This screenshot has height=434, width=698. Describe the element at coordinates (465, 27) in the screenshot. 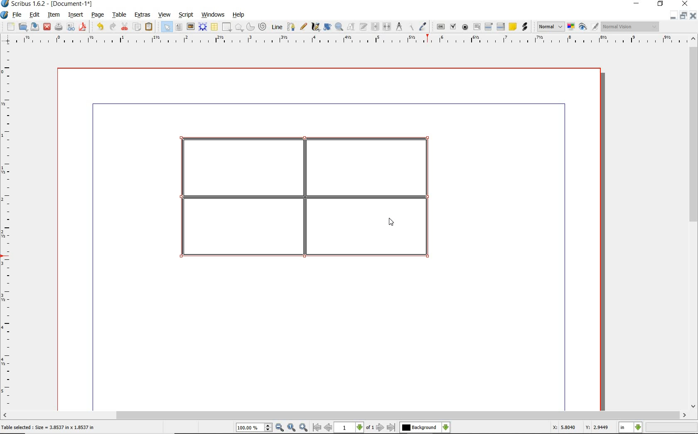

I see `pdf radio box` at that location.